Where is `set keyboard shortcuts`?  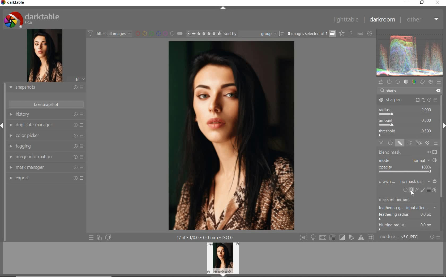 set keyboard shortcuts is located at coordinates (361, 34).